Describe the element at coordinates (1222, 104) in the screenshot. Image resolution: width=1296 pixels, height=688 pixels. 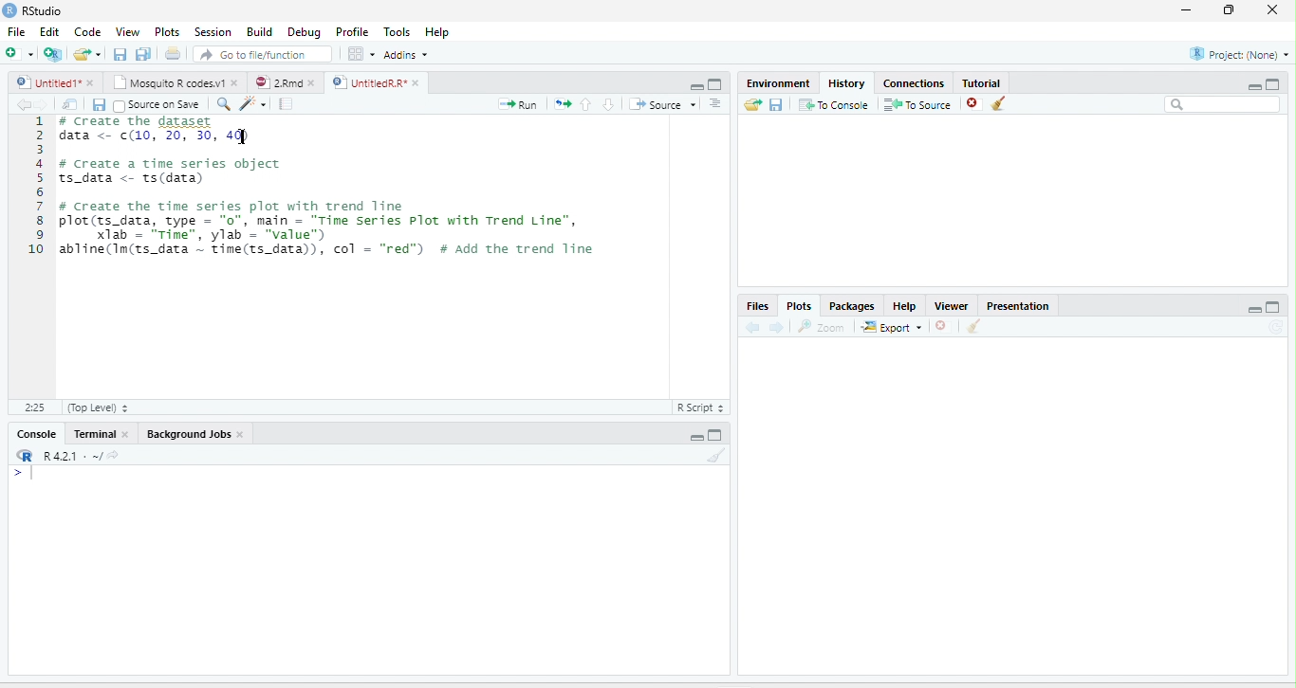
I see `Search bar` at that location.